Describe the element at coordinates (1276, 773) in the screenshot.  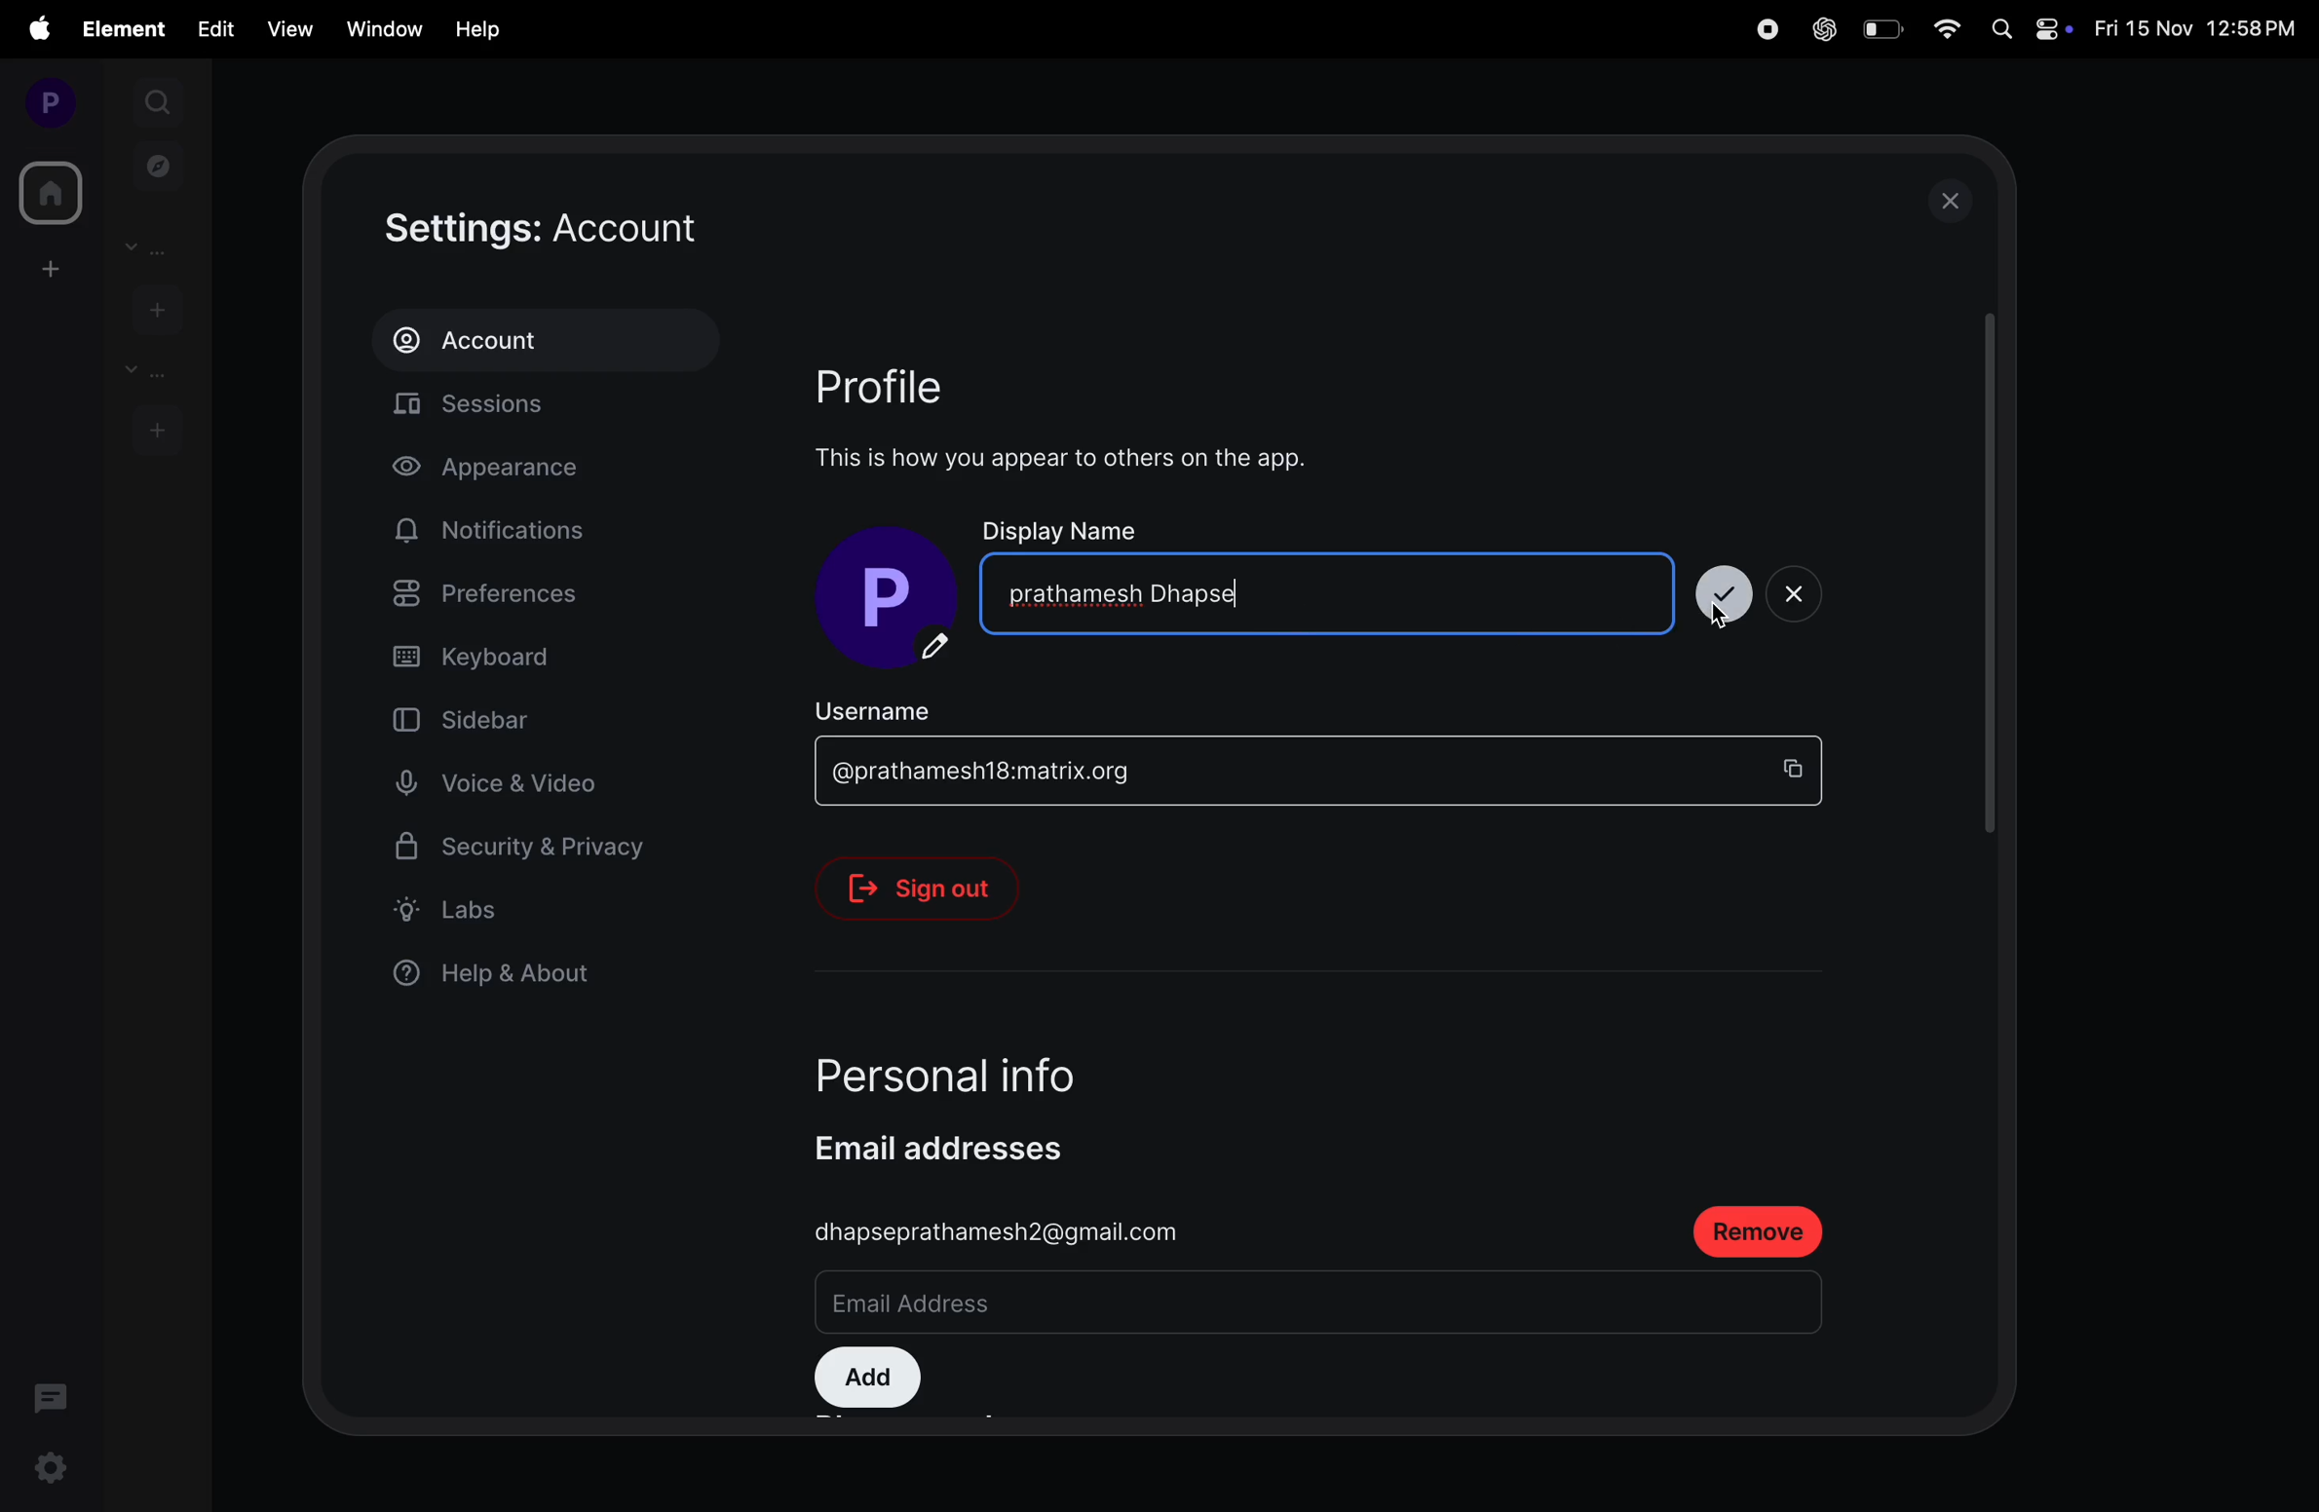
I see `matrix mail.id` at that location.